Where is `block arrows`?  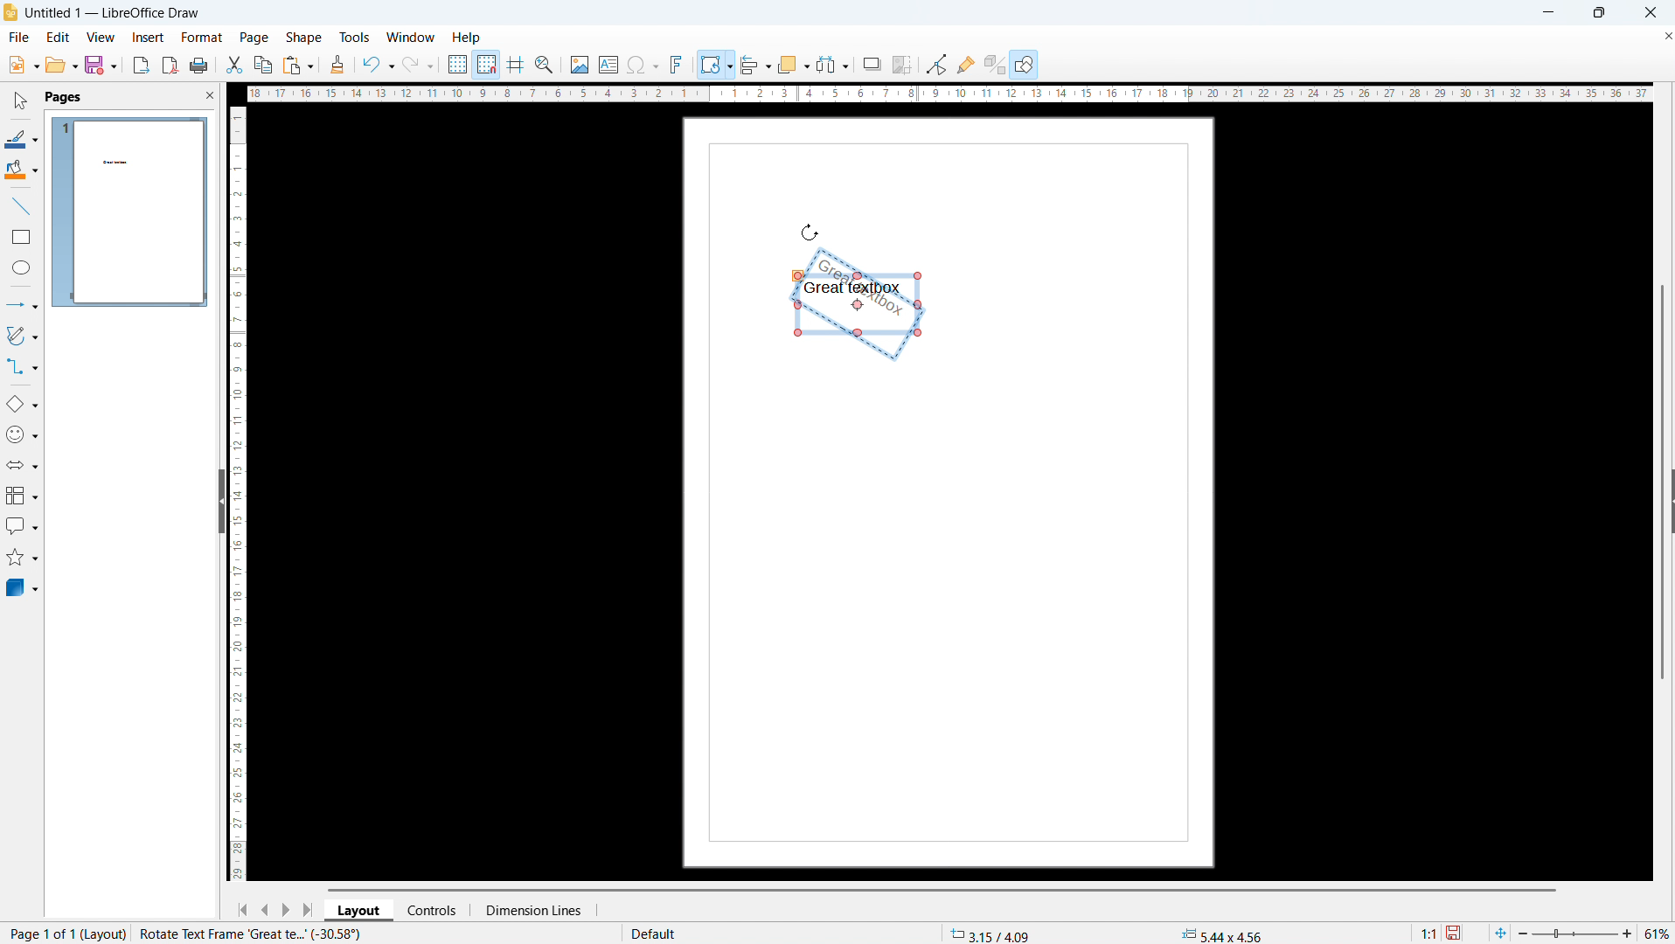 block arrows is located at coordinates (22, 465).